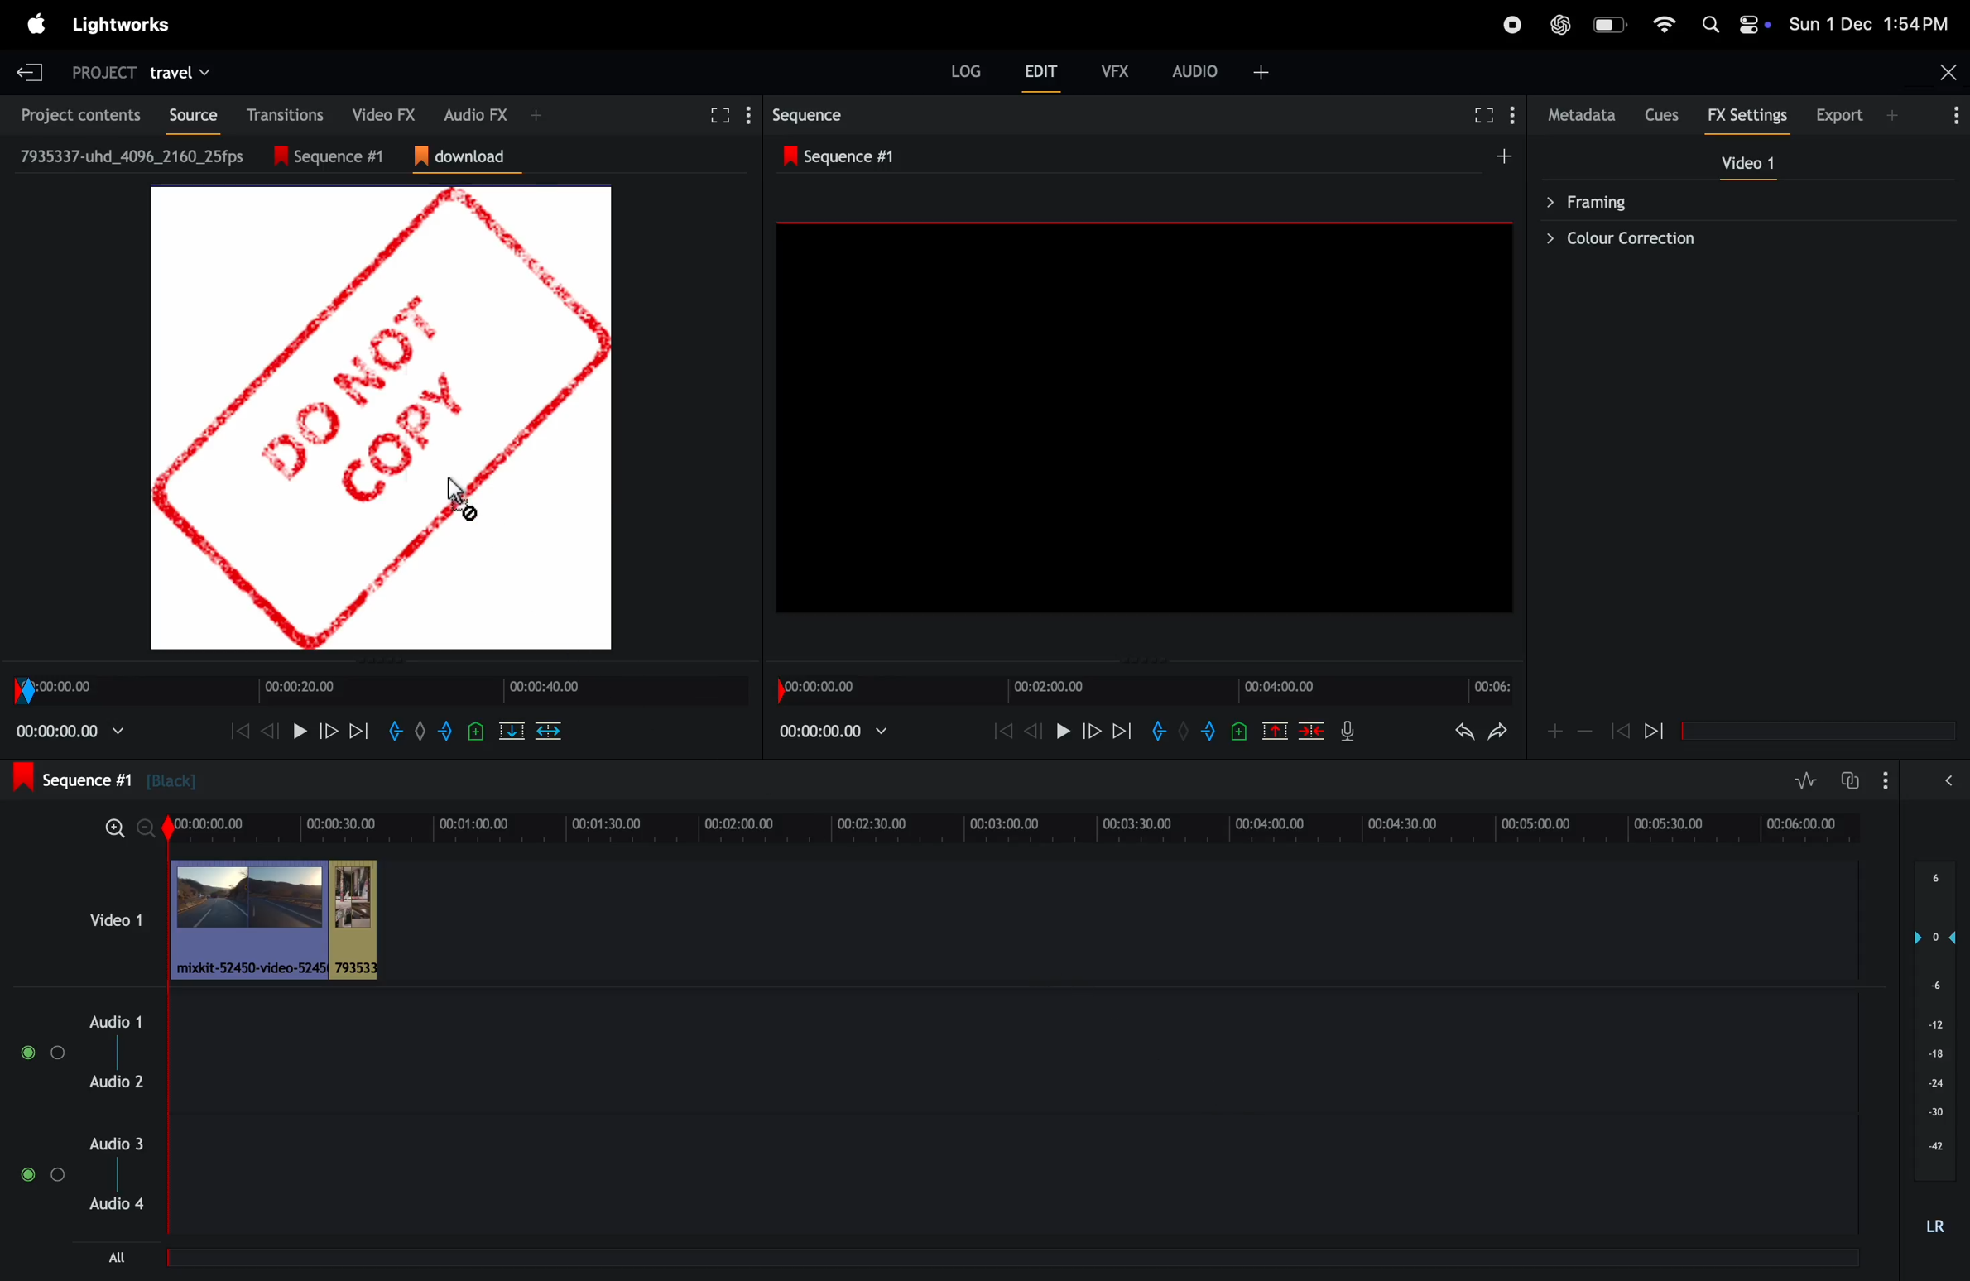  I want to click on battery, so click(1612, 24).